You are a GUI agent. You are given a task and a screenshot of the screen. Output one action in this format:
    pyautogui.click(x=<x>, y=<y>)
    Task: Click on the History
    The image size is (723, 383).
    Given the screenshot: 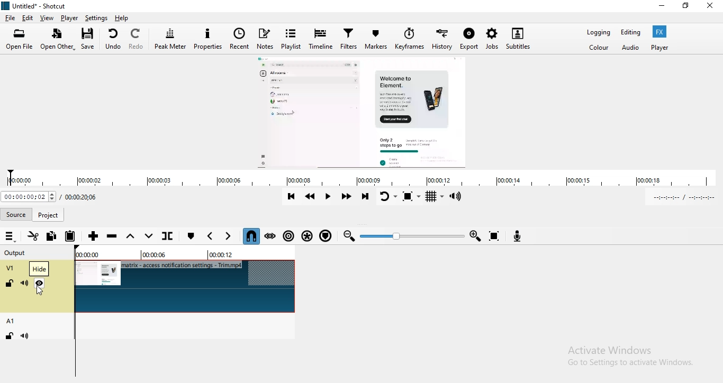 What is the action you would take?
    pyautogui.click(x=442, y=38)
    